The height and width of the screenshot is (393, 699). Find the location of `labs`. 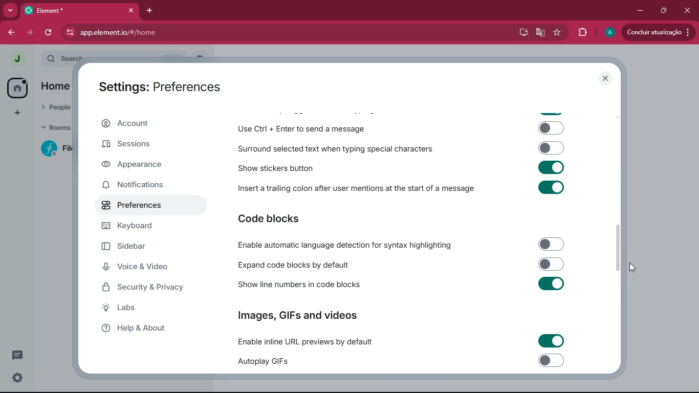

labs is located at coordinates (141, 308).